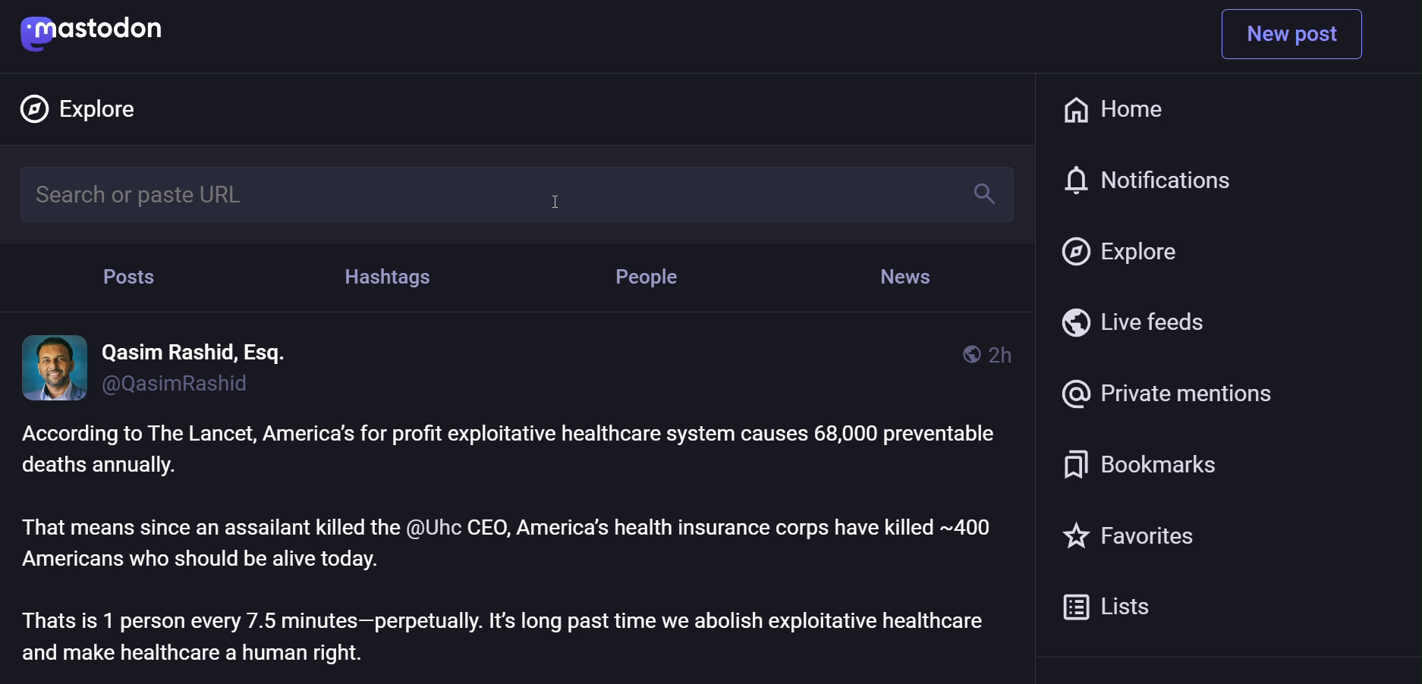 This screenshot has height=684, width=1422. What do you see at coordinates (73, 107) in the screenshot?
I see `explore` at bounding box center [73, 107].